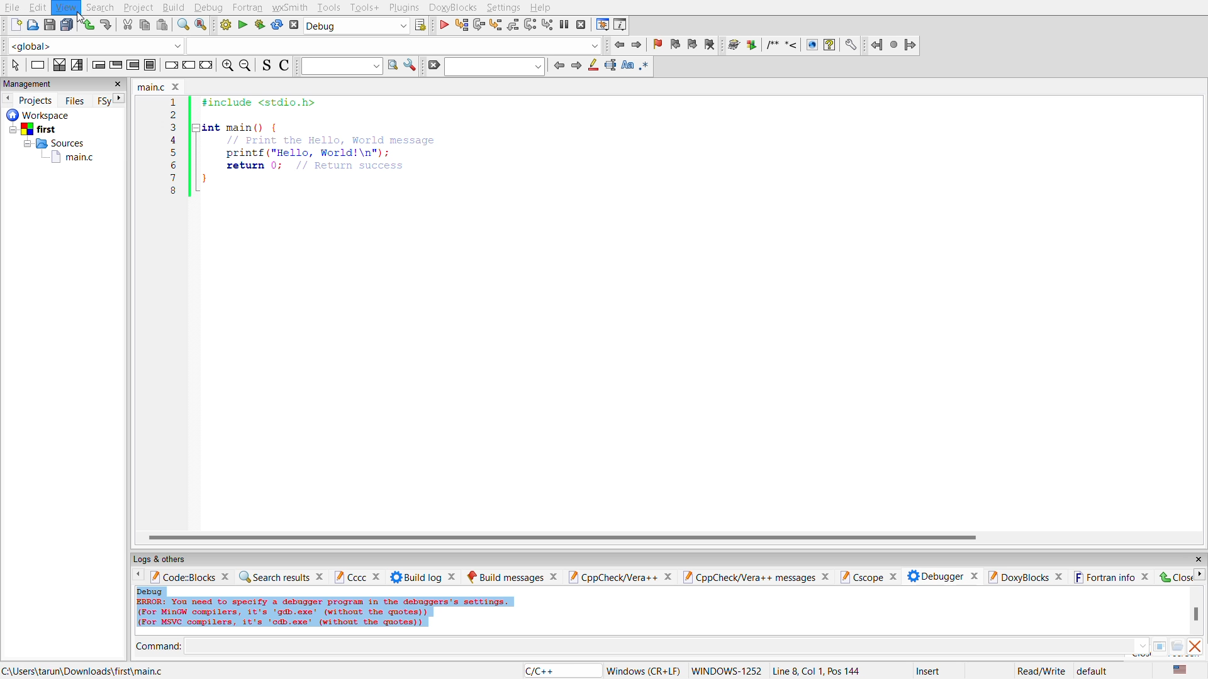 This screenshot has height=679, width=1208. I want to click on debug/conitnue, so click(443, 25).